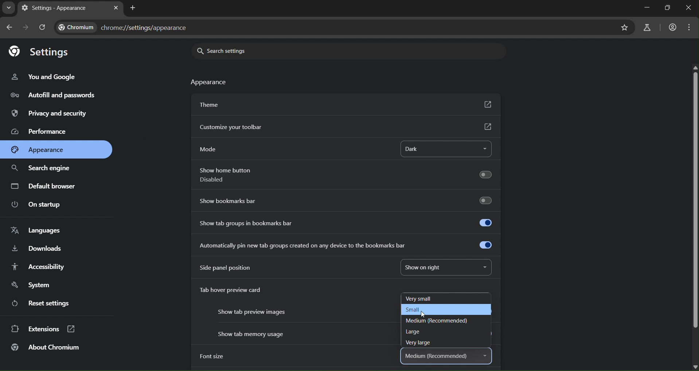  What do you see at coordinates (43, 51) in the screenshot?
I see `settings` at bounding box center [43, 51].